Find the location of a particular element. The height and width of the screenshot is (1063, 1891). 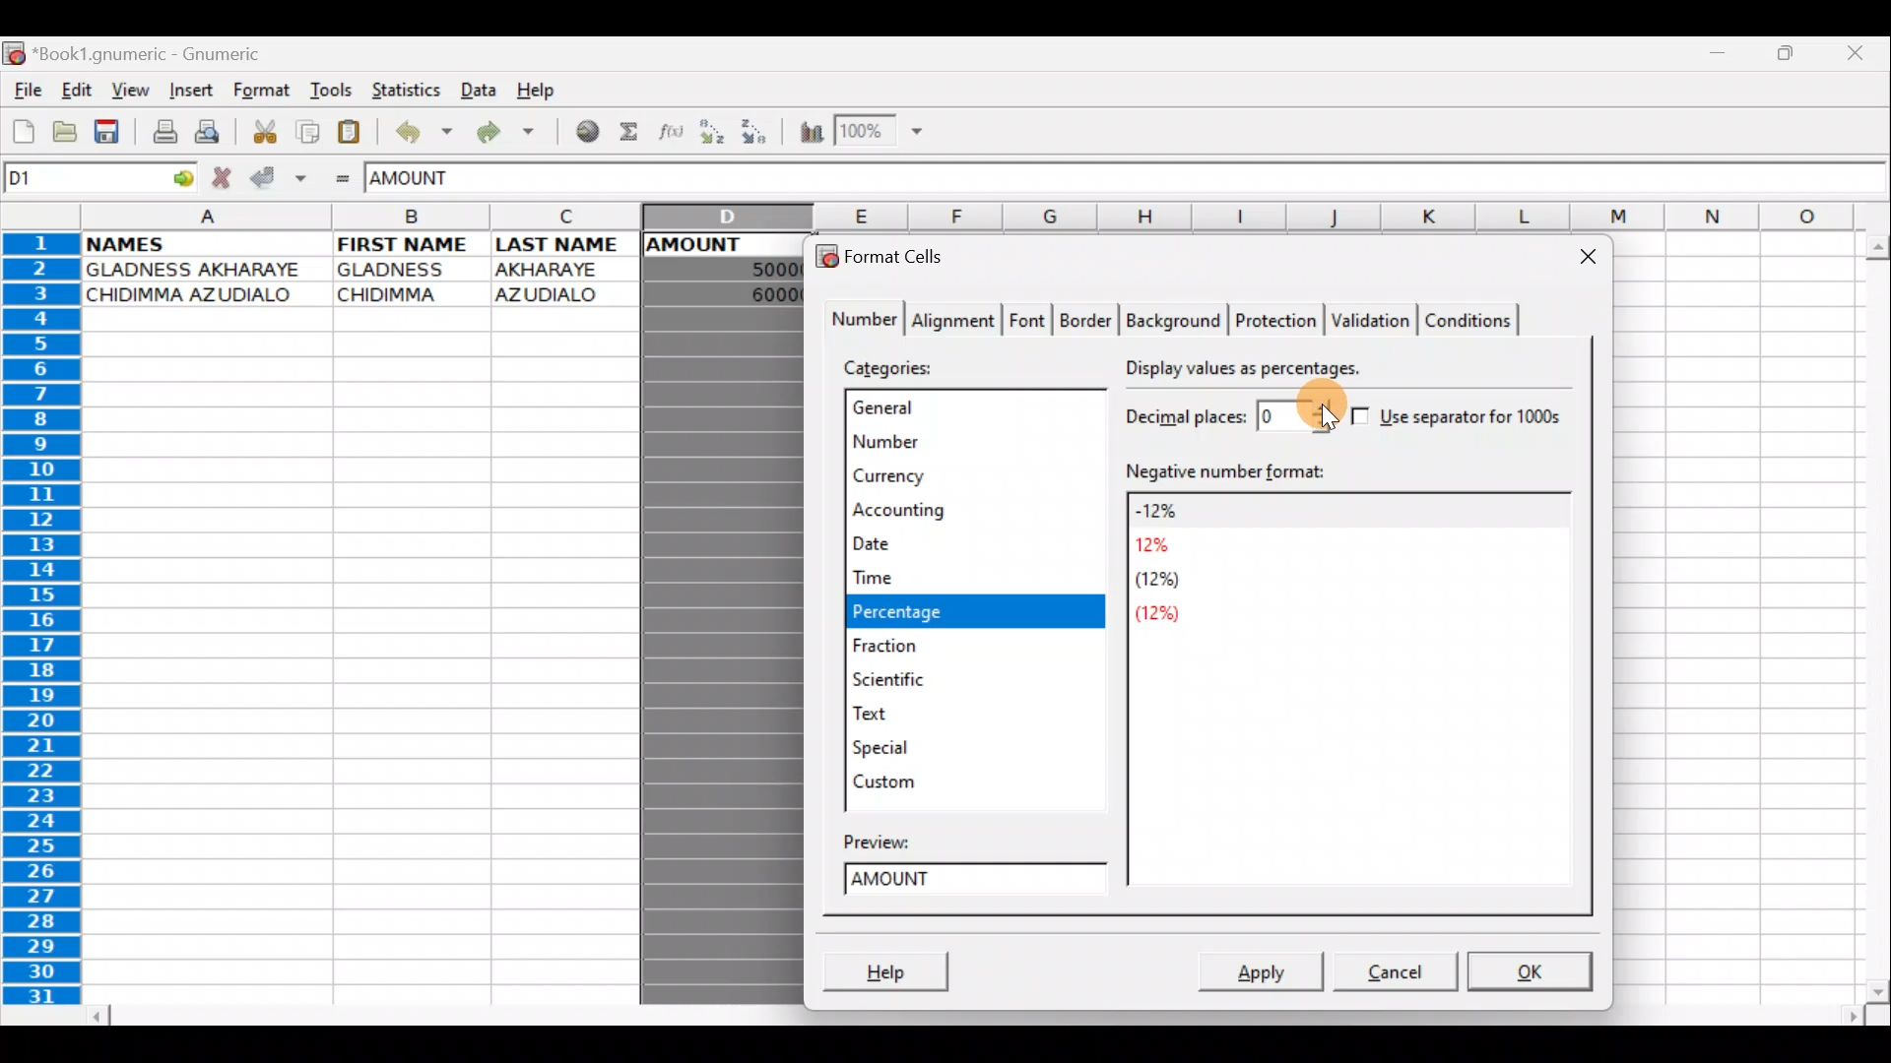

Insert hyperlink is located at coordinates (580, 133).